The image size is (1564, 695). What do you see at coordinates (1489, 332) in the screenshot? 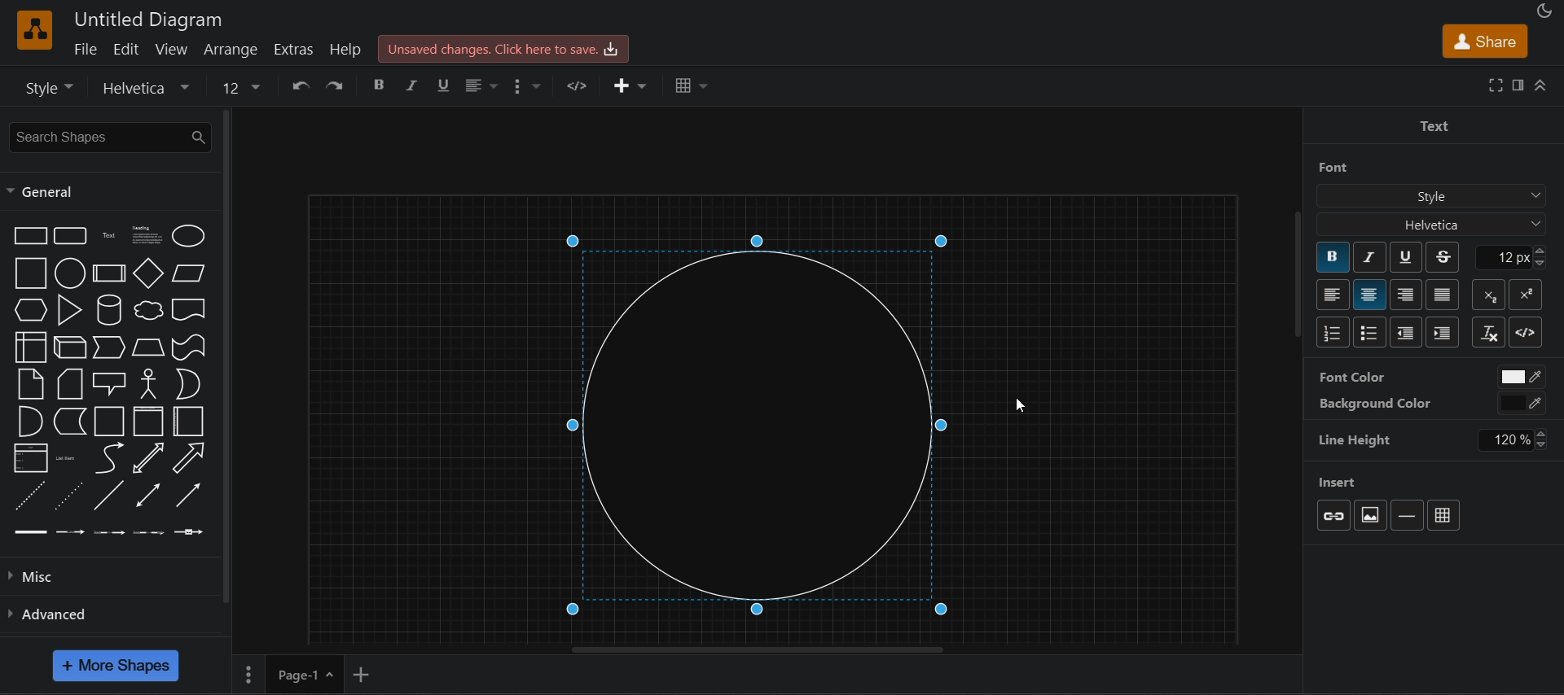
I see `clear formatting` at bounding box center [1489, 332].